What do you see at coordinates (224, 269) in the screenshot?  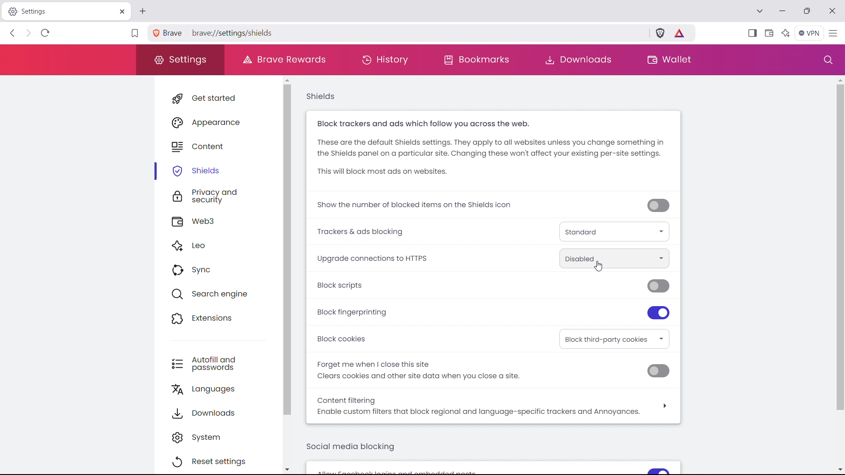 I see `sync` at bounding box center [224, 269].